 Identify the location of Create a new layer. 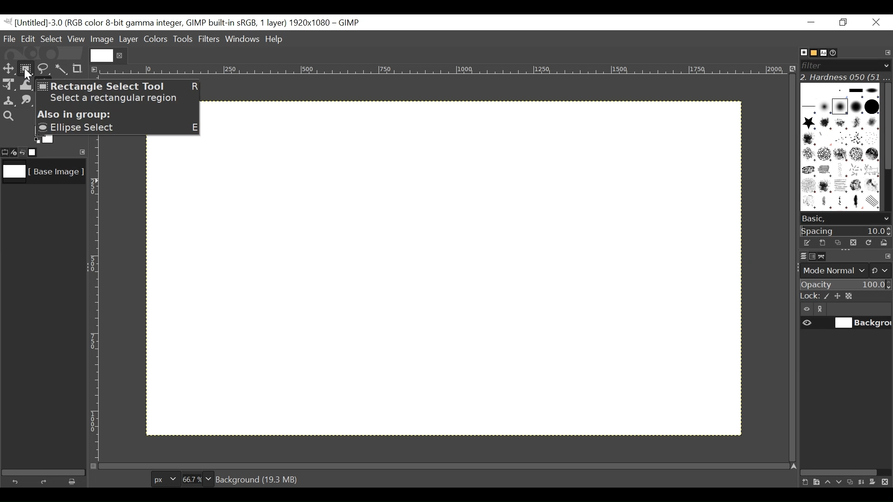
(816, 482).